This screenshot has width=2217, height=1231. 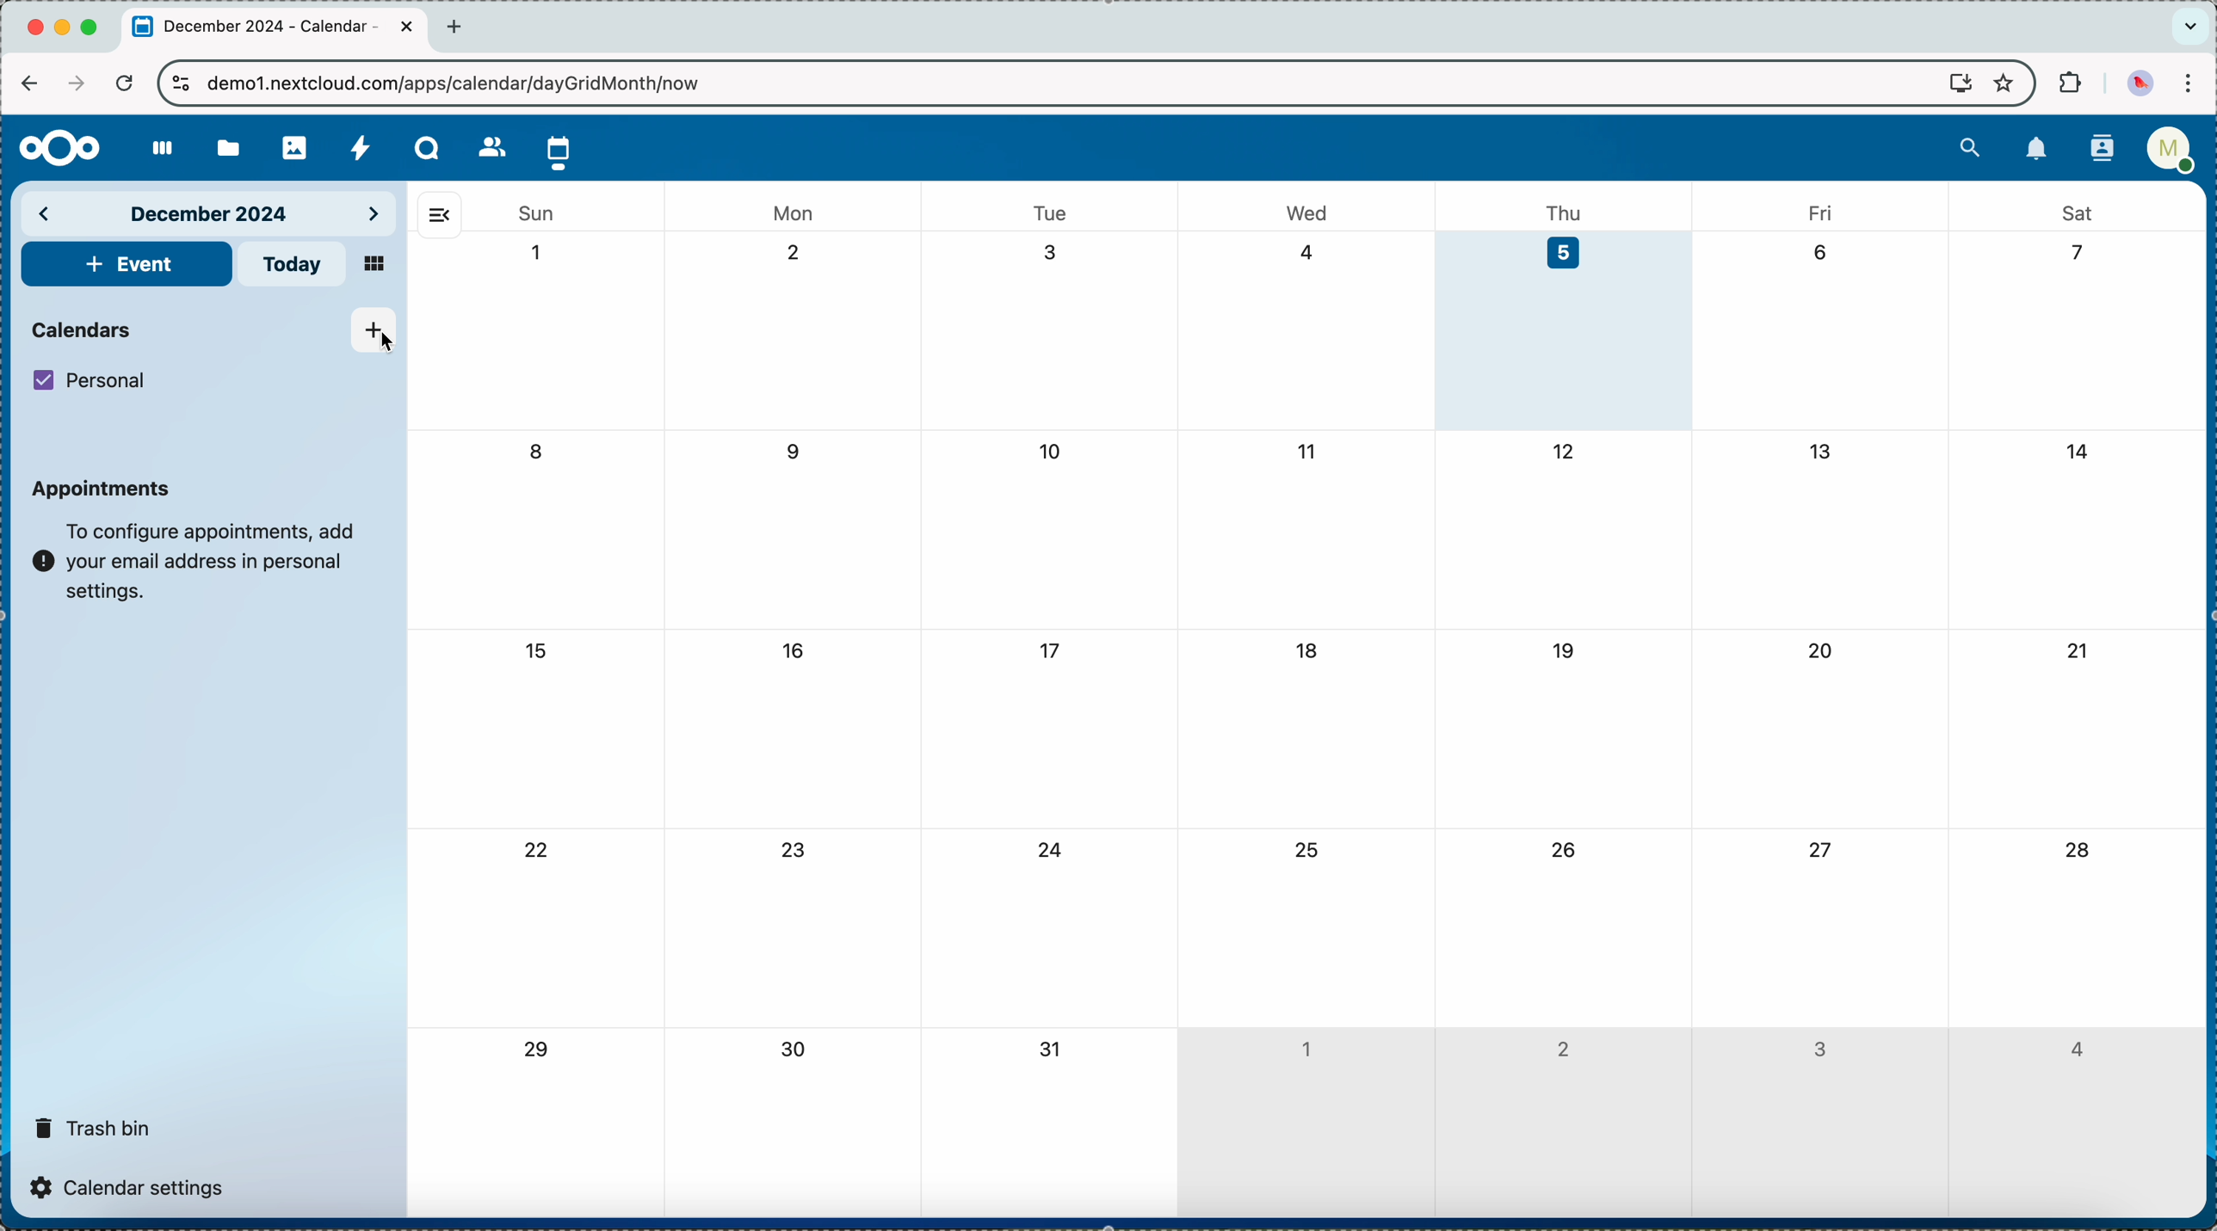 What do you see at coordinates (797, 451) in the screenshot?
I see `9` at bounding box center [797, 451].